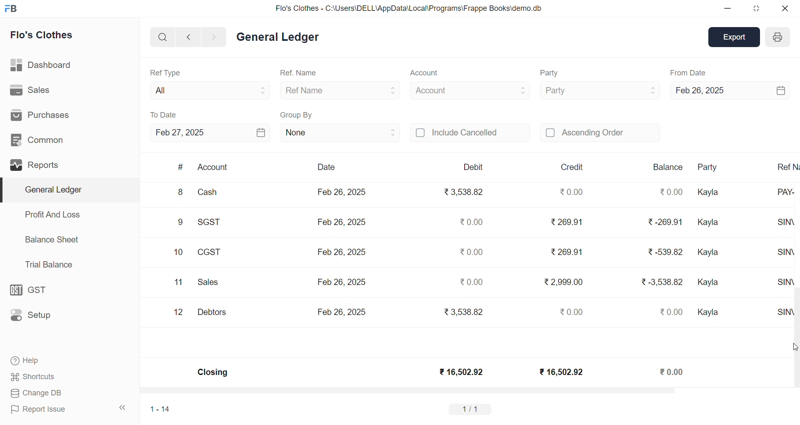 This screenshot has height=425, width=800. I want to click on CURSOR, so click(795, 347).